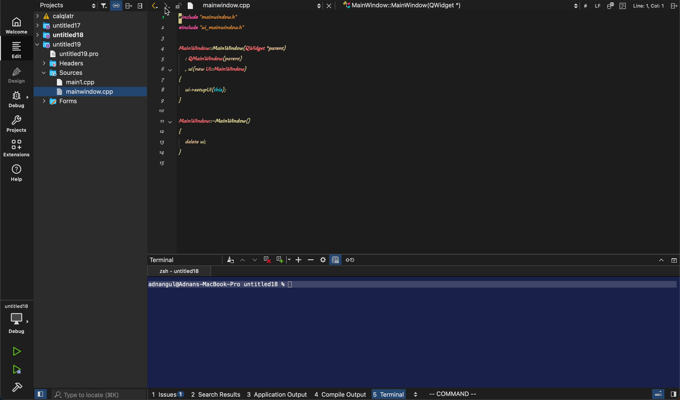 This screenshot has width=680, height=400. Describe the element at coordinates (71, 25) in the screenshot. I see `untitled17` at that location.